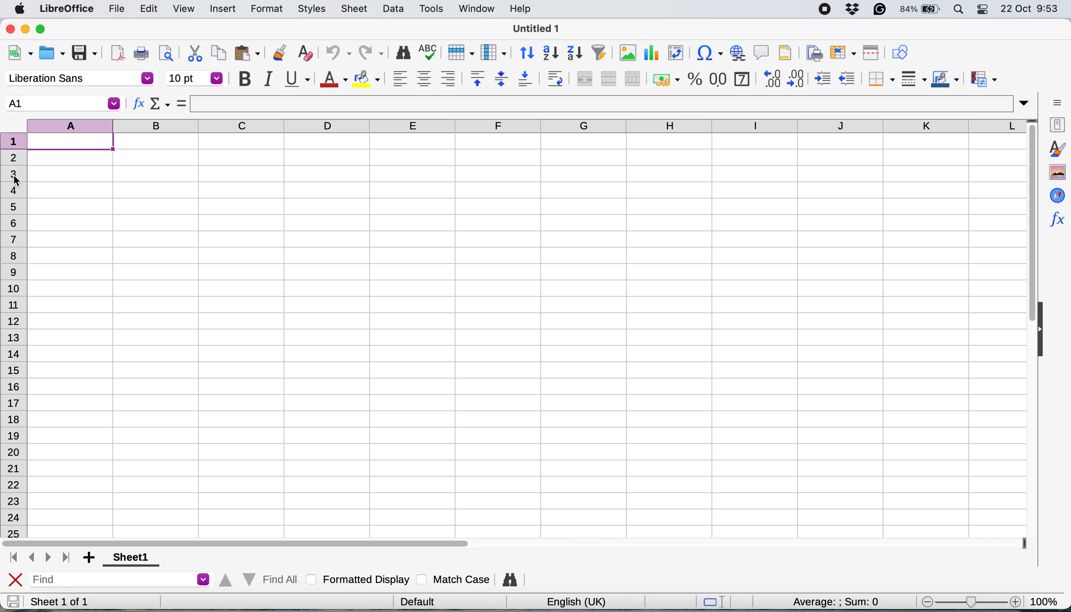 This screenshot has width=1071, height=612. Describe the element at coordinates (770, 78) in the screenshot. I see `add decimal place` at that location.